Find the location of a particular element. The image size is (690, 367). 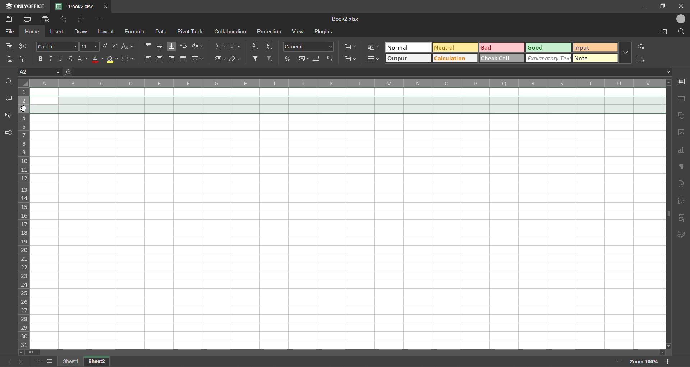

clear filter is located at coordinates (270, 59).